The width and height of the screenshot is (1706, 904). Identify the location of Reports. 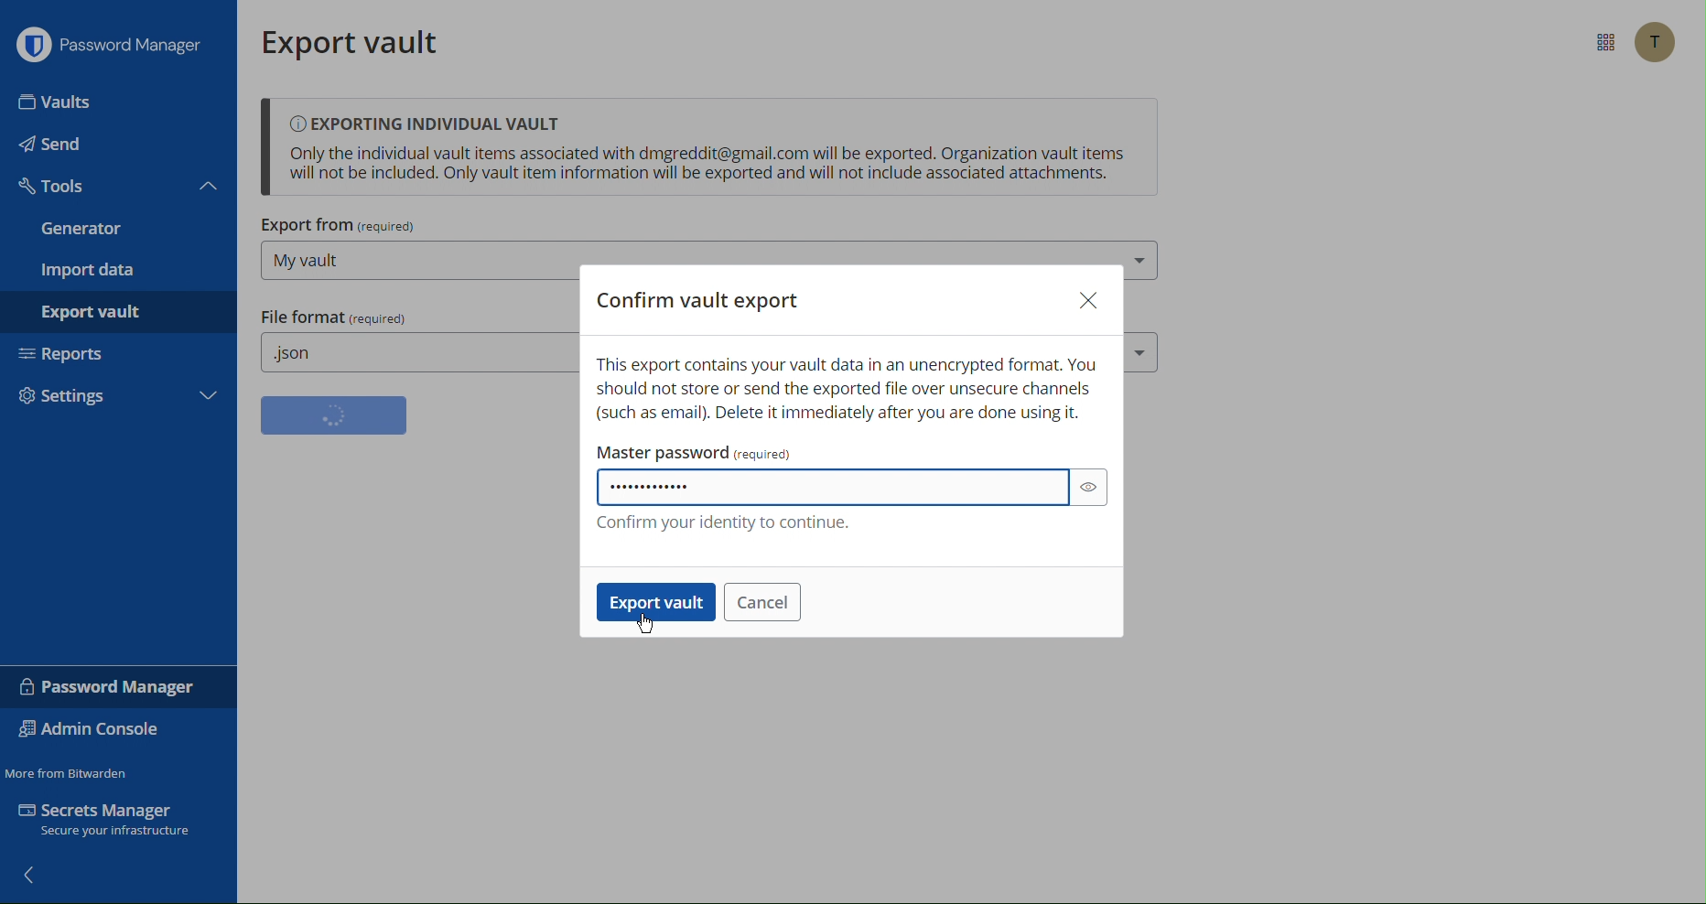
(69, 350).